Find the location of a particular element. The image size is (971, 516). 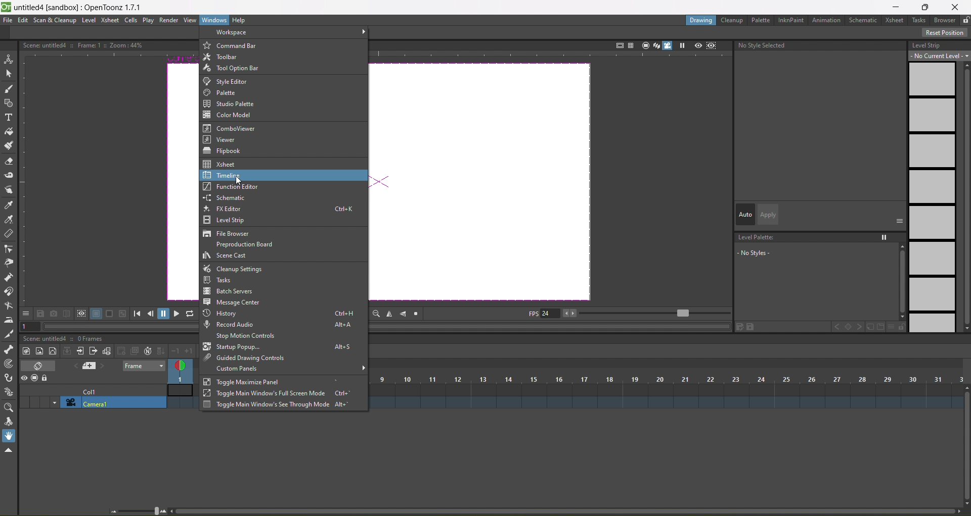

studio palette is located at coordinates (241, 104).